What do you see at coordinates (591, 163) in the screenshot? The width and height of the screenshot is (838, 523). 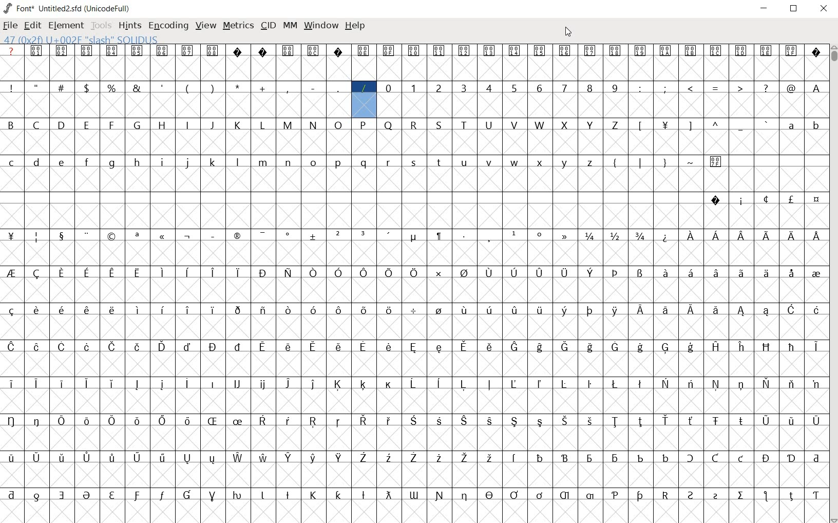 I see `glyph` at bounding box center [591, 163].